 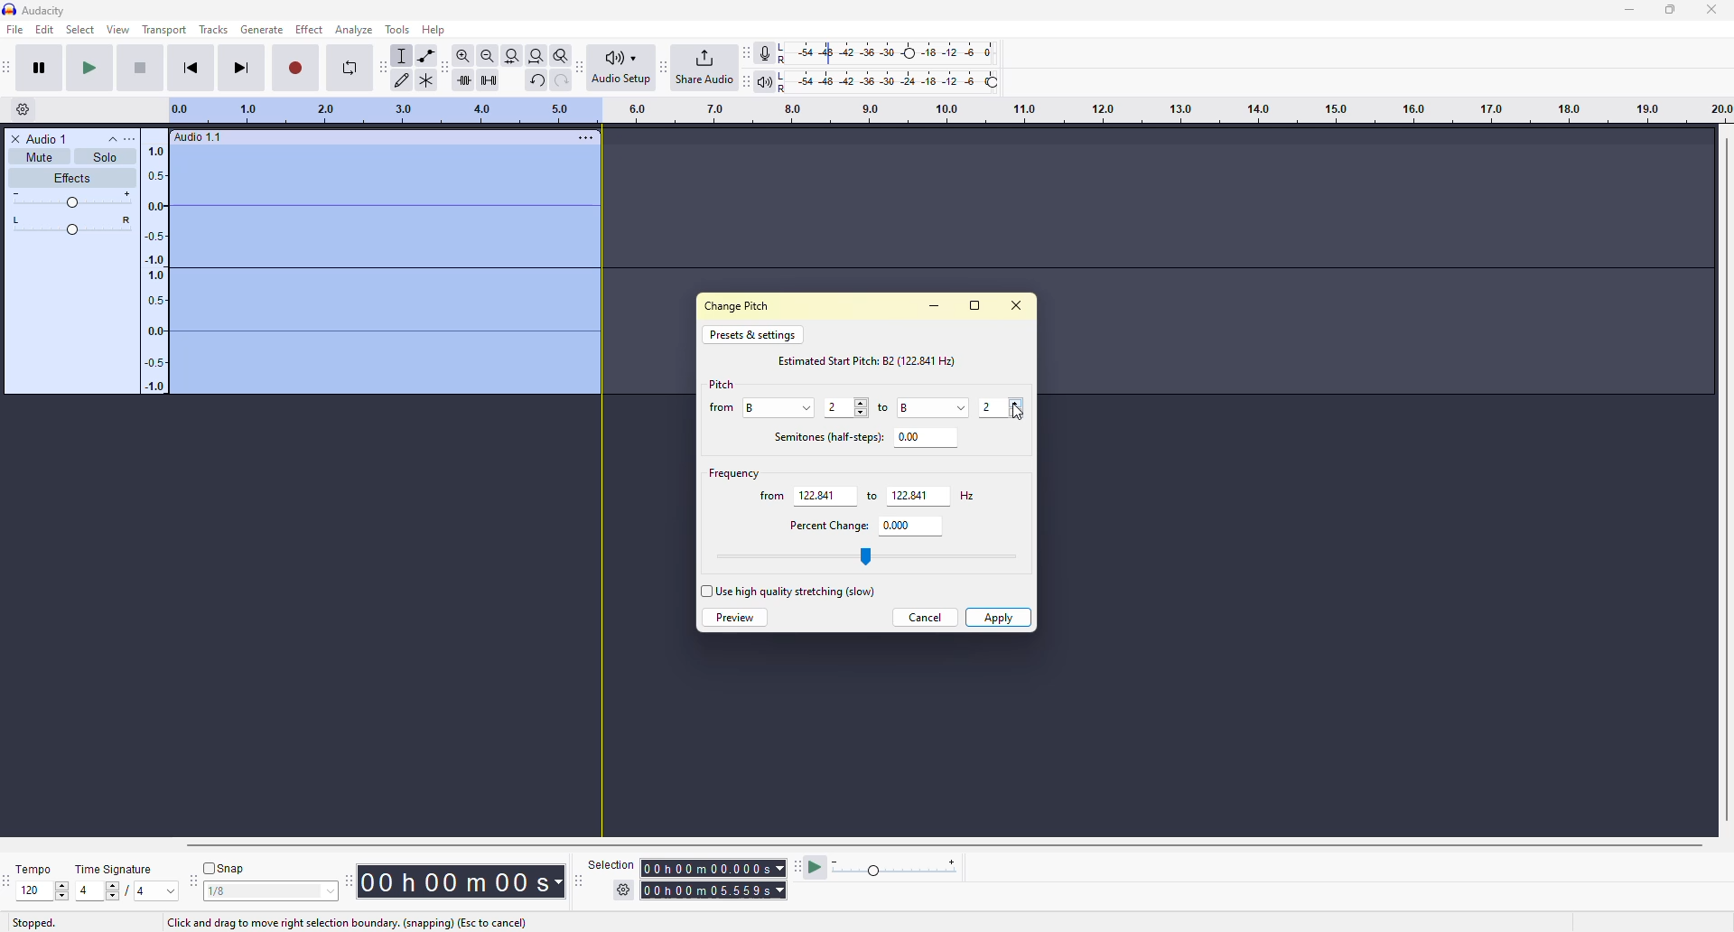 What do you see at coordinates (909, 406) in the screenshot?
I see `value` at bounding box center [909, 406].